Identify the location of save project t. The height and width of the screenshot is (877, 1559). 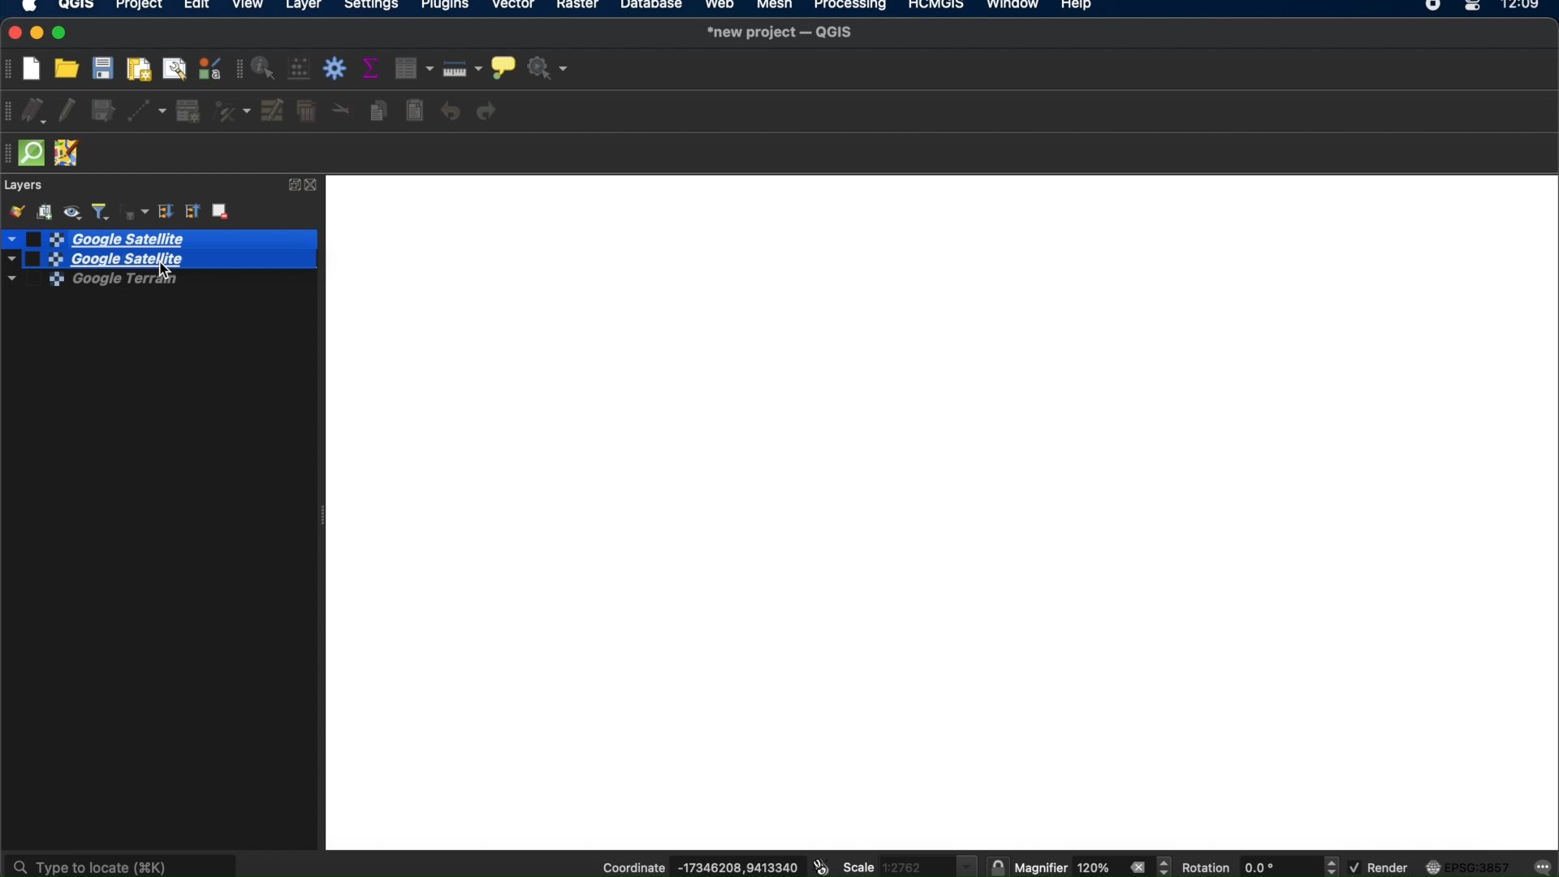
(104, 68).